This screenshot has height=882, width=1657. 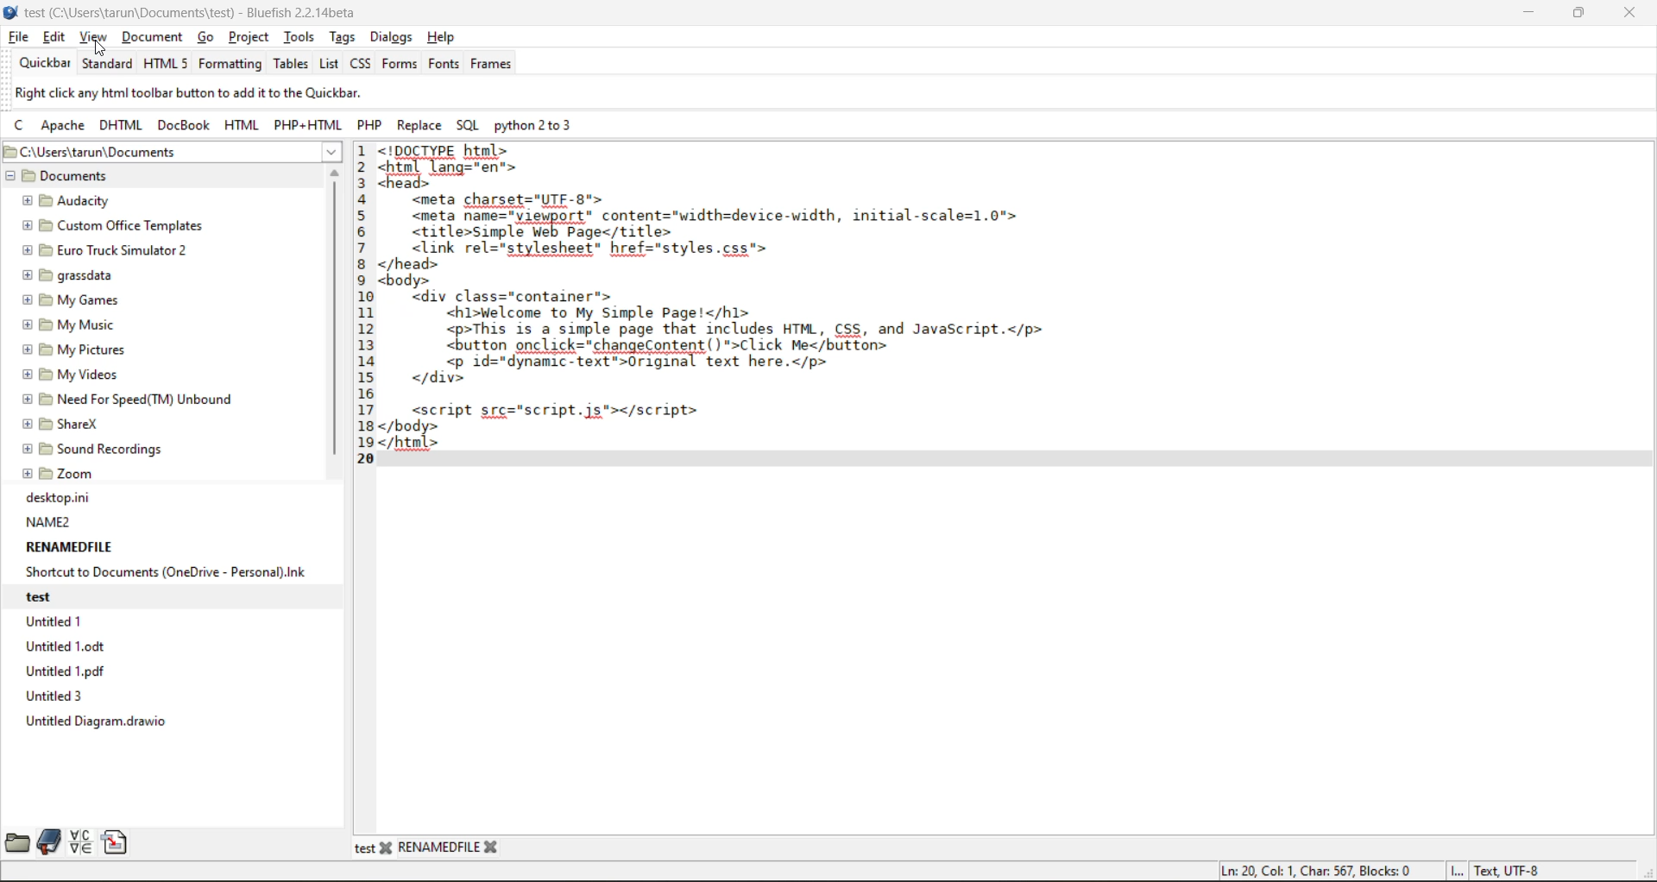 What do you see at coordinates (117, 842) in the screenshot?
I see `snippets` at bounding box center [117, 842].